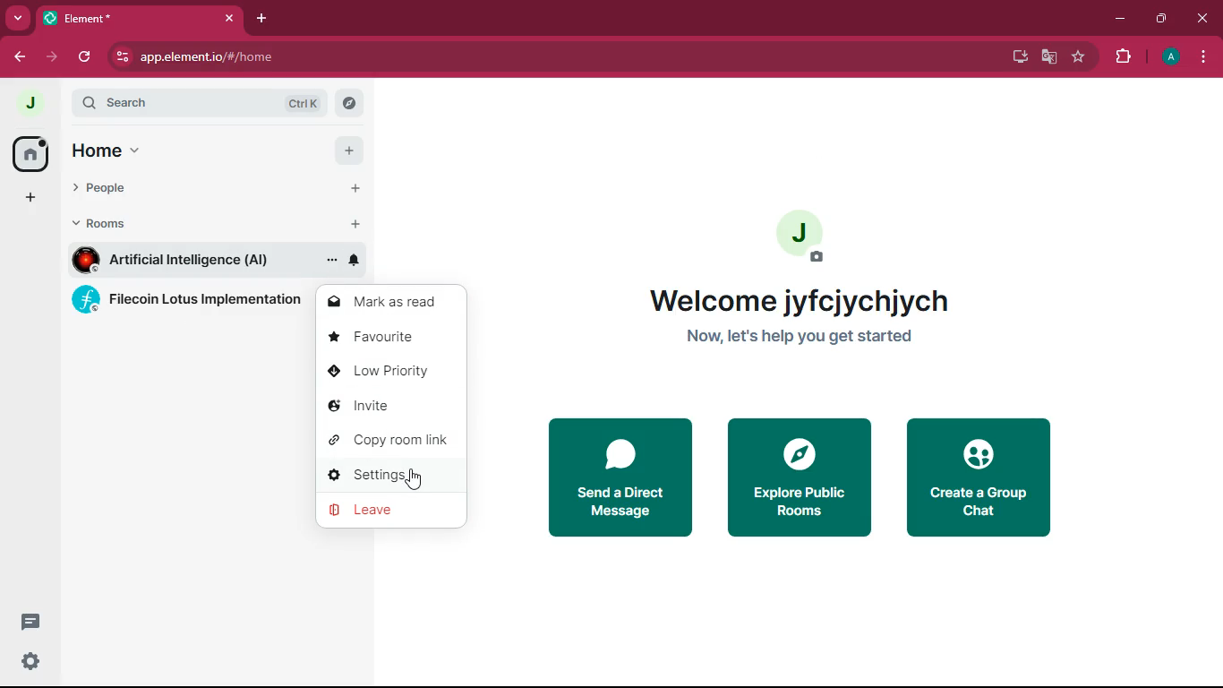 The height and width of the screenshot is (688, 1223). Describe the element at coordinates (797, 476) in the screenshot. I see `explore public rooms` at that location.